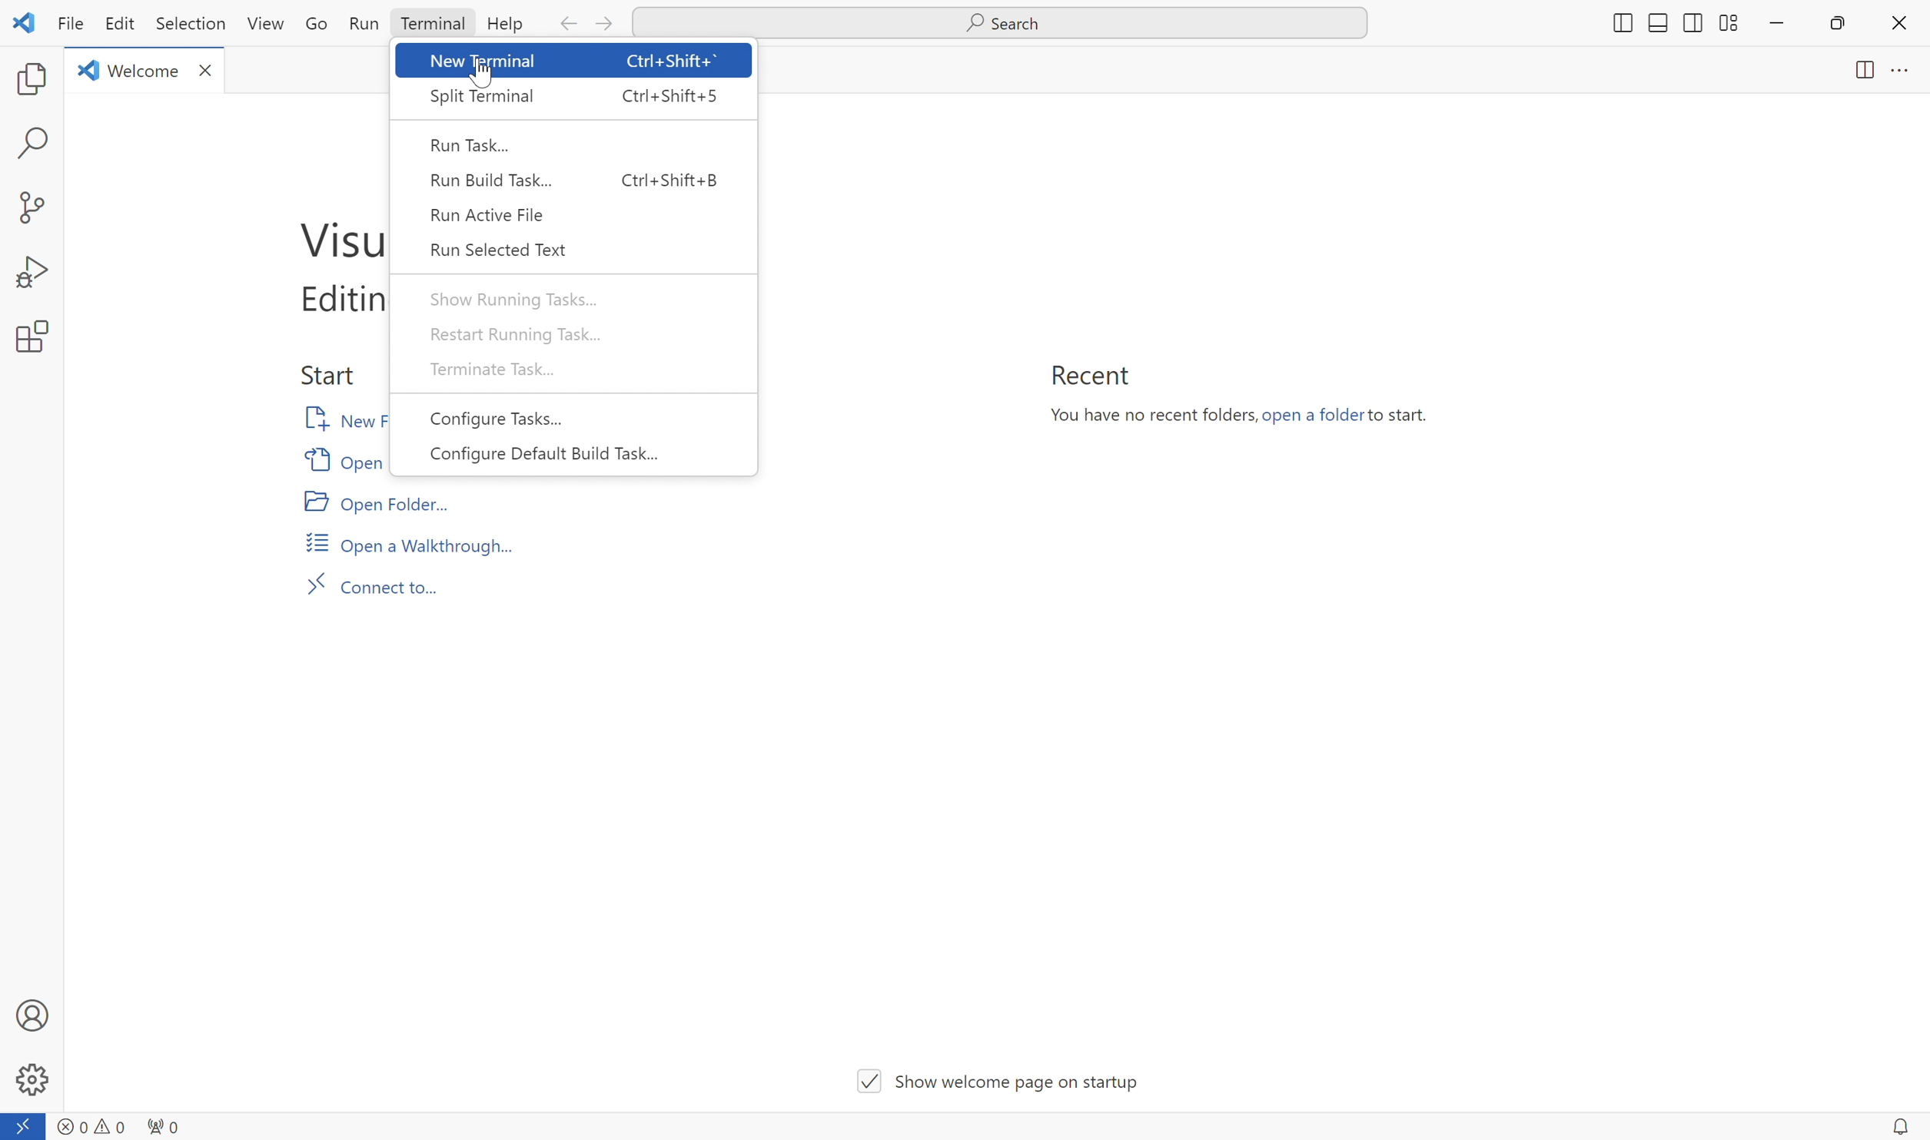 The image size is (1930, 1140). What do you see at coordinates (1840, 24) in the screenshot?
I see `maximize` at bounding box center [1840, 24].